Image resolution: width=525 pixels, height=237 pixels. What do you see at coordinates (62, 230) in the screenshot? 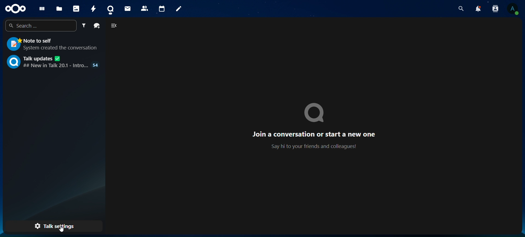
I see `Cursor` at bounding box center [62, 230].